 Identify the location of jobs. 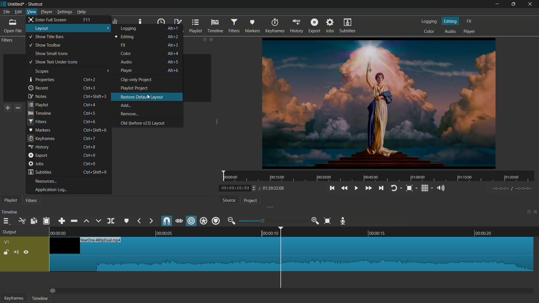
(330, 26).